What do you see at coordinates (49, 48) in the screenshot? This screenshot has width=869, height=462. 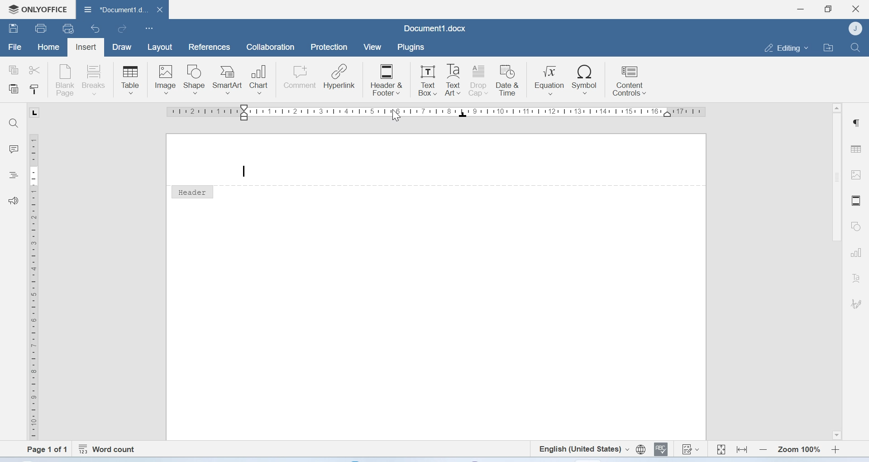 I see `Home` at bounding box center [49, 48].